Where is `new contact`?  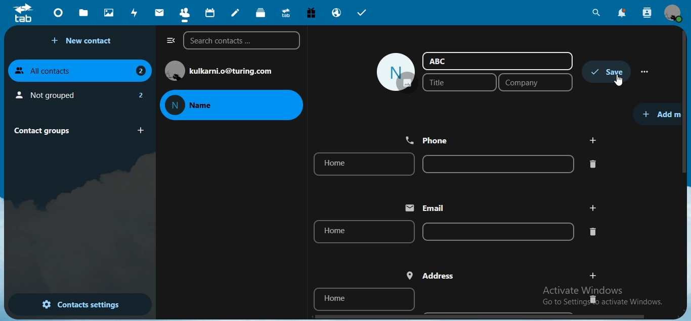
new contact is located at coordinates (83, 41).